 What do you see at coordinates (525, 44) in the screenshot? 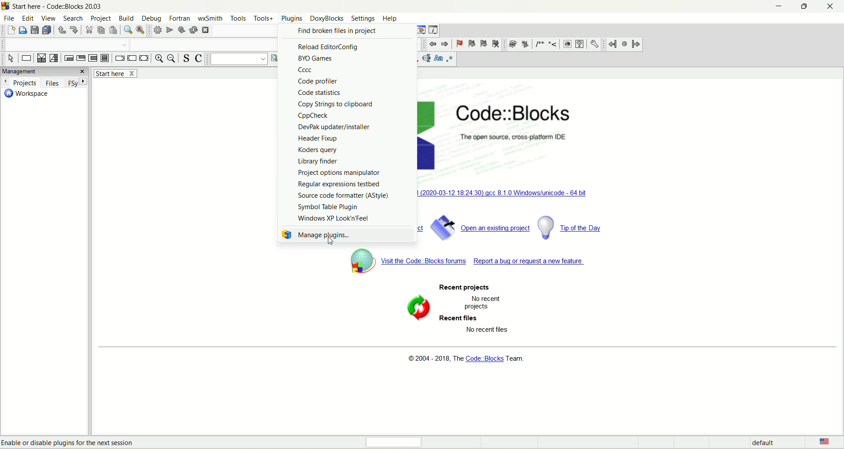
I see `Extract` at bounding box center [525, 44].